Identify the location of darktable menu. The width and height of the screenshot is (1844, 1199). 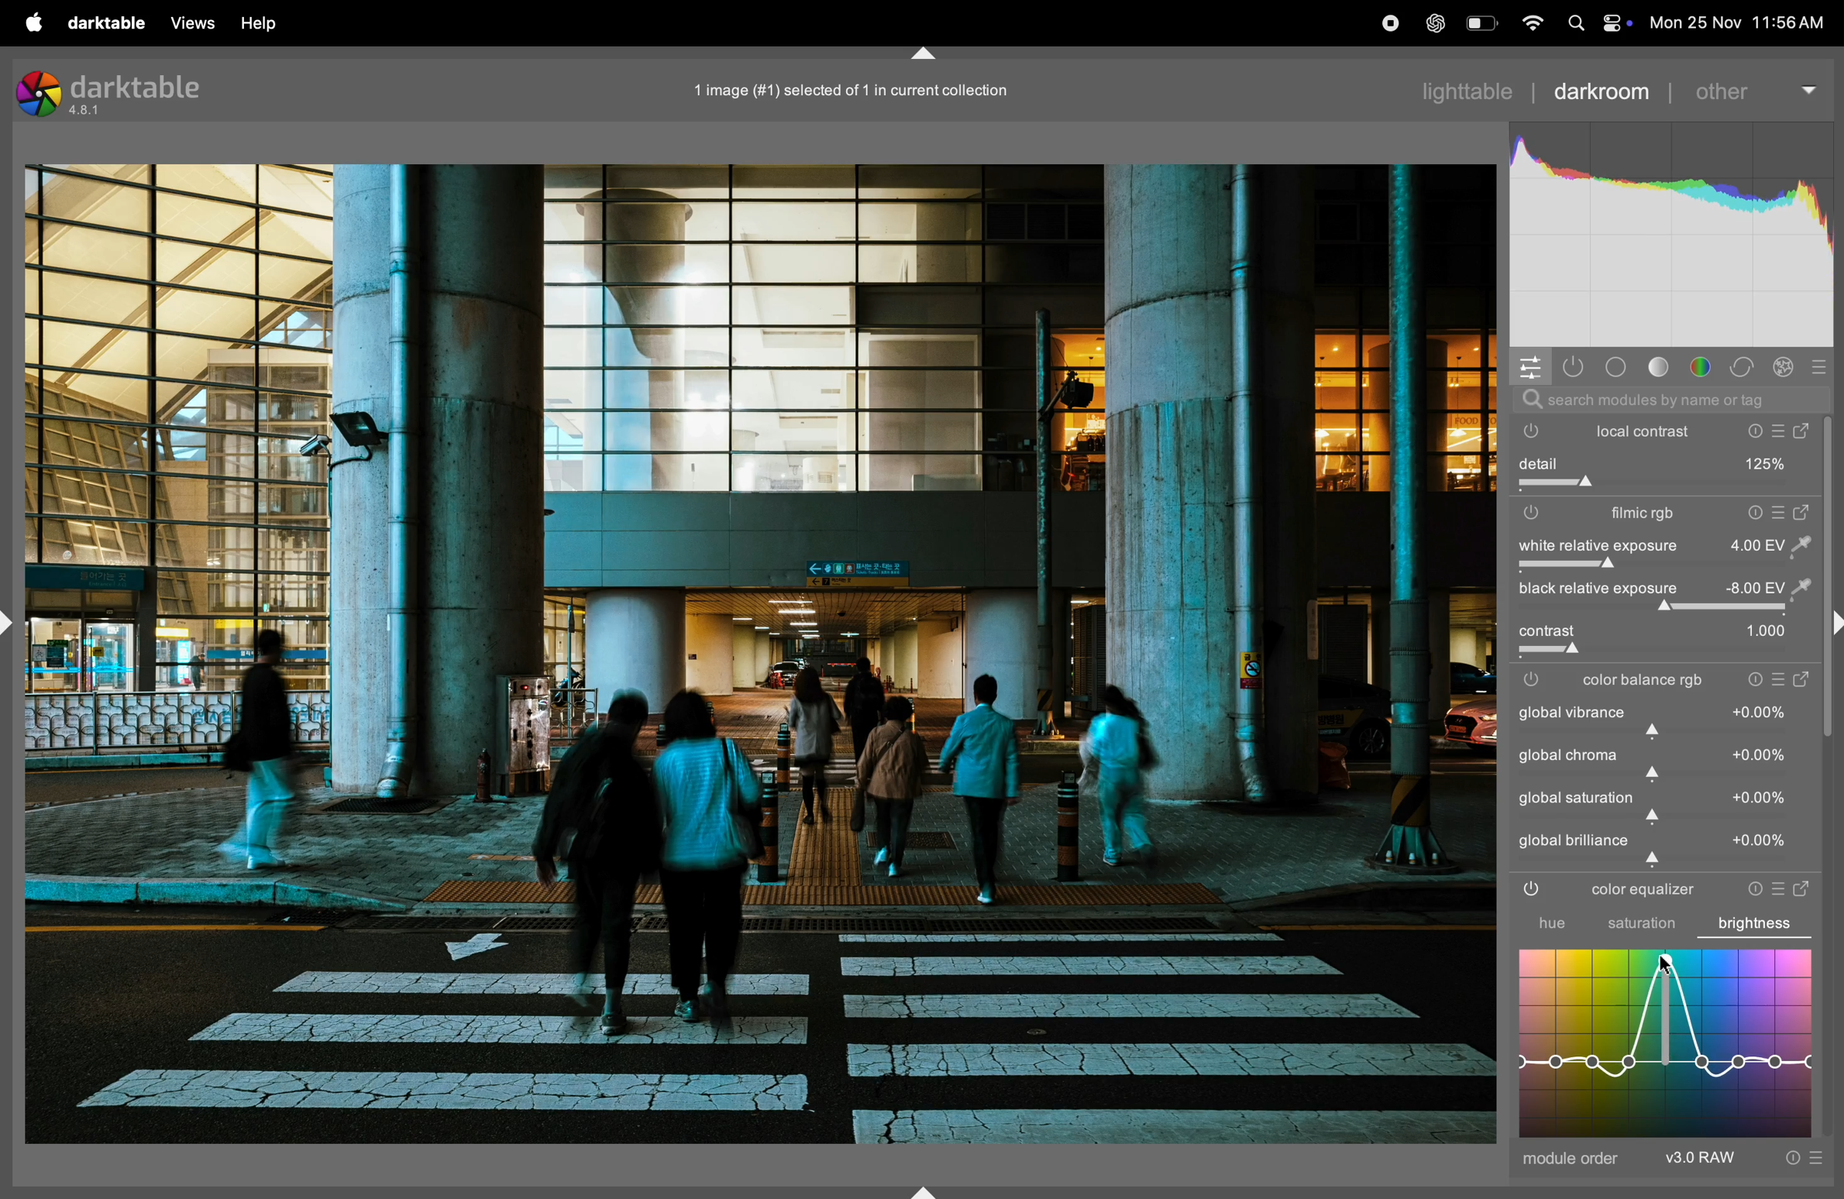
(108, 21).